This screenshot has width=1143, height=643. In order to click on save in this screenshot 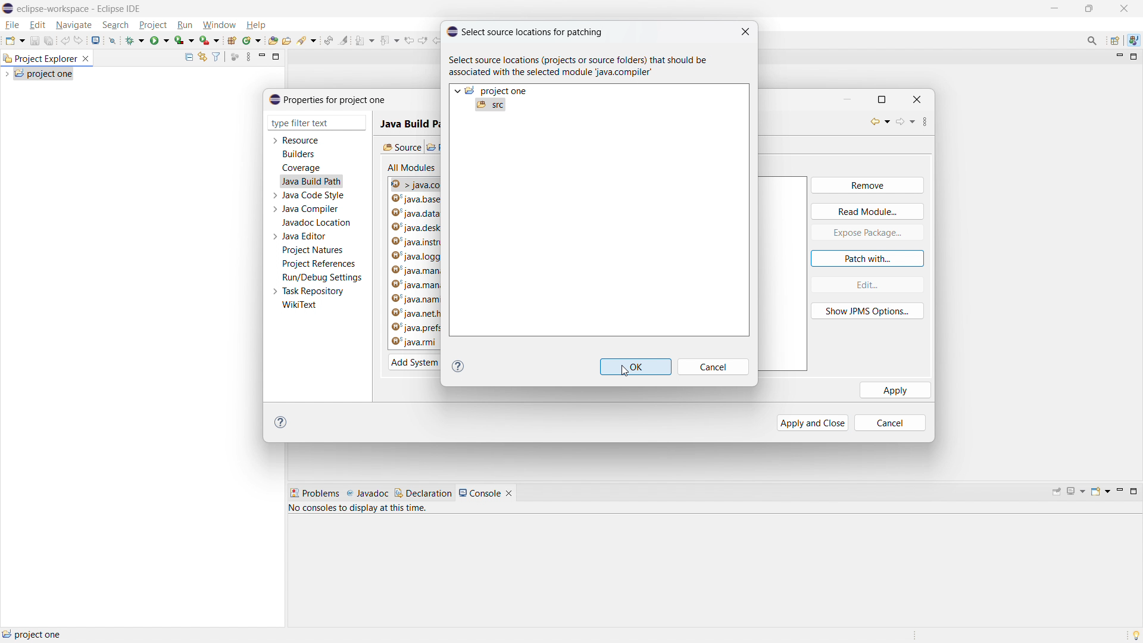, I will do `click(35, 40)`.